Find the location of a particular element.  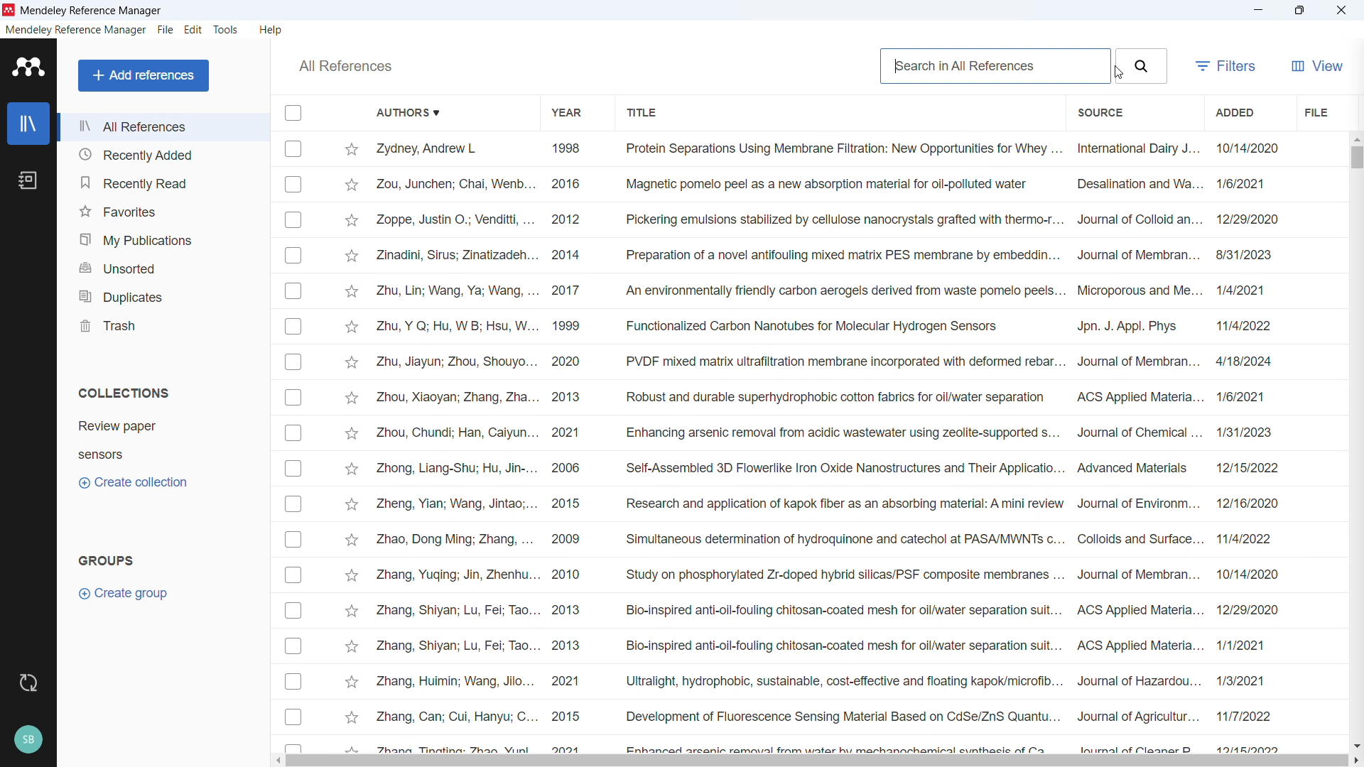

view is located at coordinates (1315, 66).